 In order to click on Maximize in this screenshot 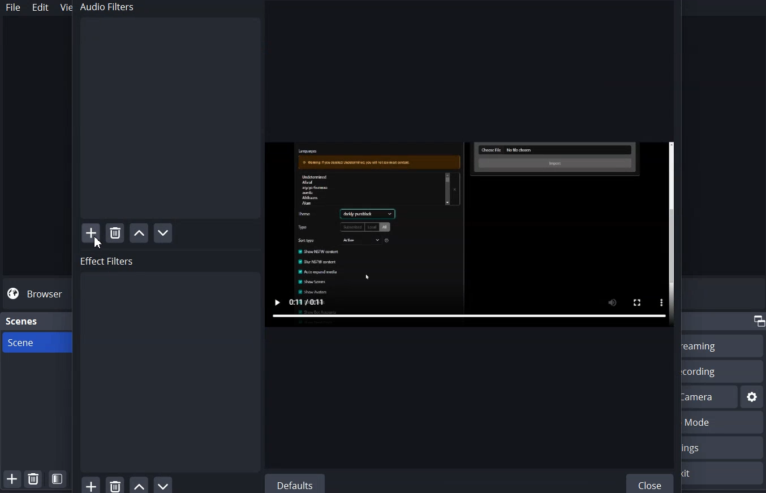, I will do `click(758, 321)`.